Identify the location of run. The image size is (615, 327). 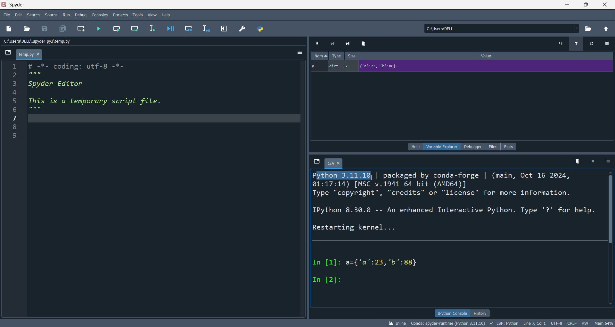
(68, 15).